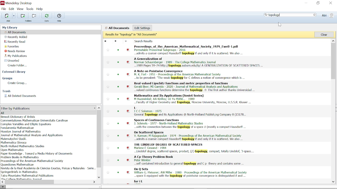  I want to click on All, so click(46, 113).